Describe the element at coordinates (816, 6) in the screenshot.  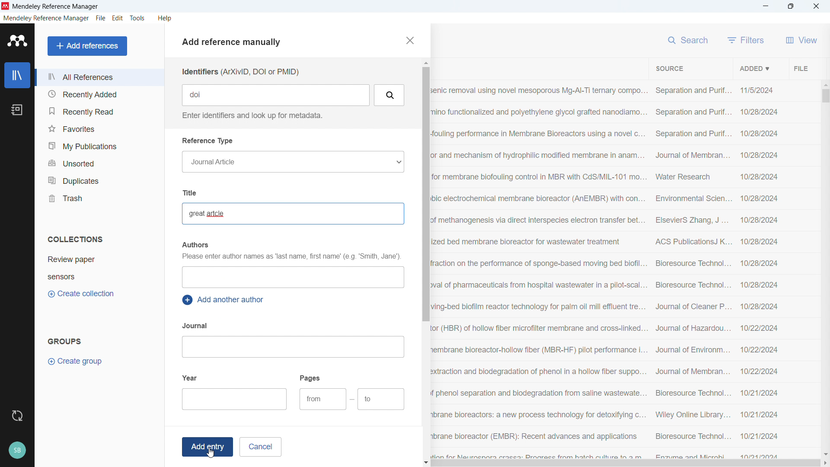
I see `Close` at that location.